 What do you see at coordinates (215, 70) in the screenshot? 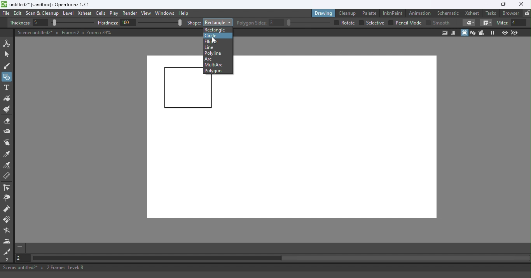
I see `Polygon` at bounding box center [215, 70].